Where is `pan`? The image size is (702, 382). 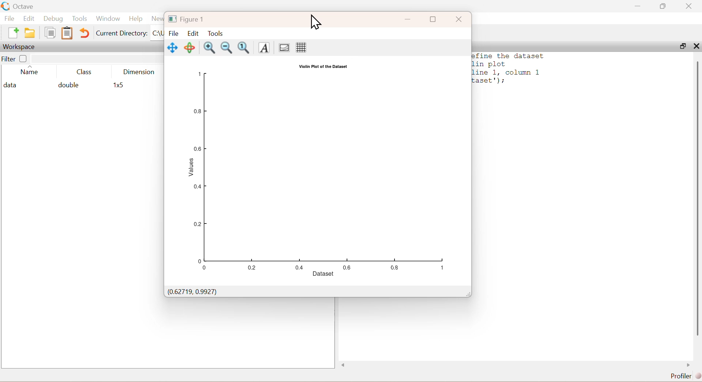 pan is located at coordinates (173, 48).